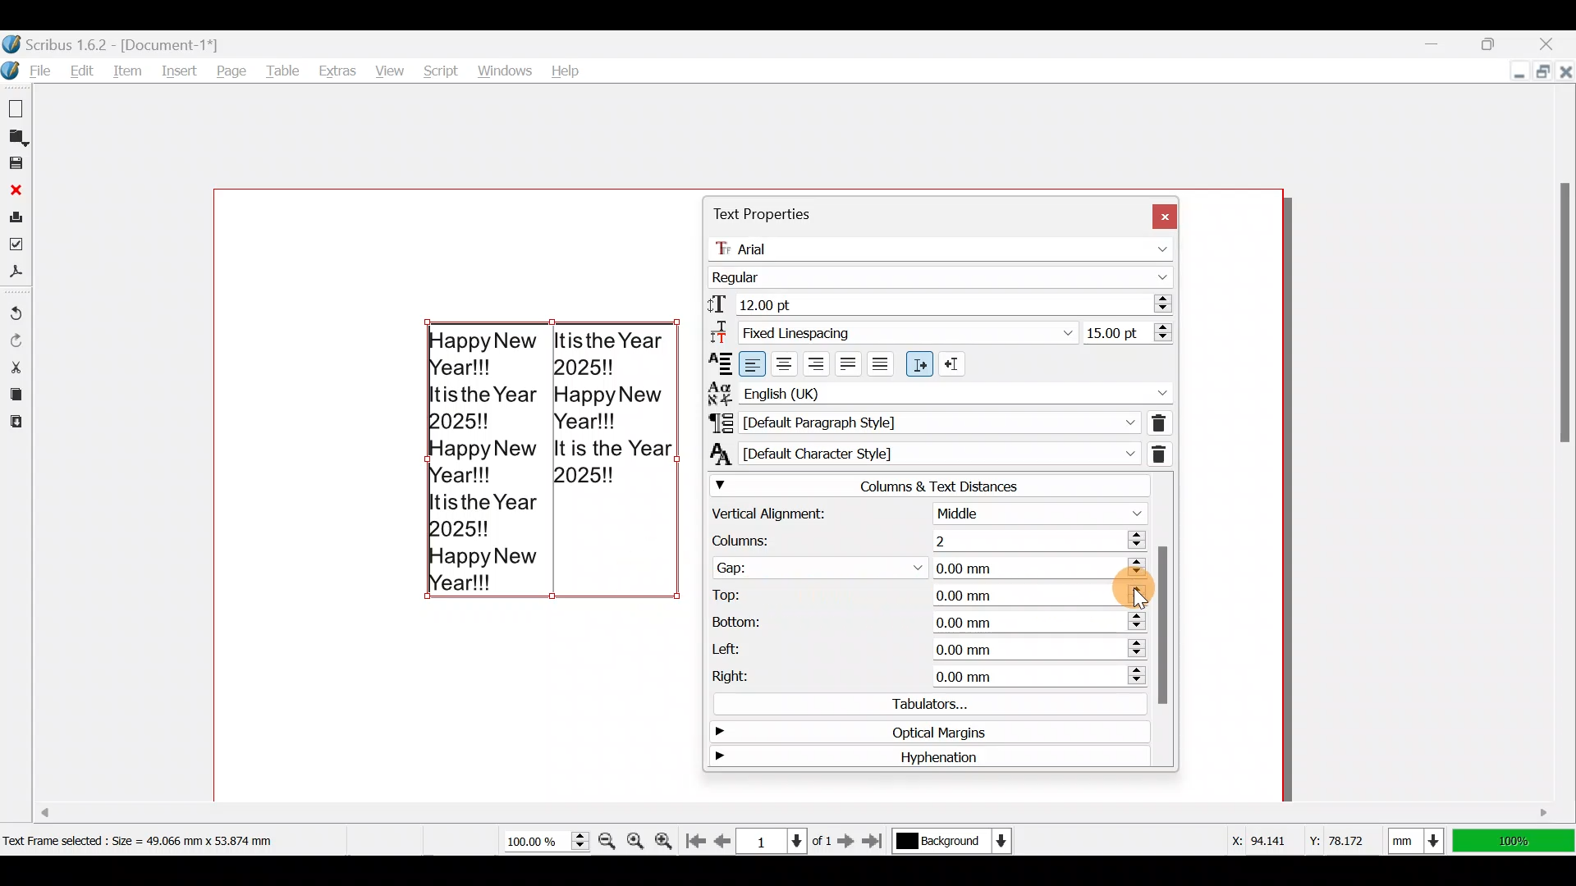 The height and width of the screenshot is (886, 1576). What do you see at coordinates (784, 839) in the screenshot?
I see `Select current page` at bounding box center [784, 839].